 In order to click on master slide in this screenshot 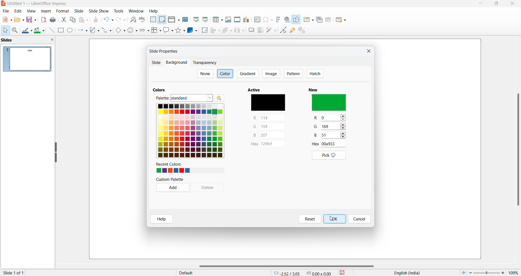, I will do `click(185, 19)`.